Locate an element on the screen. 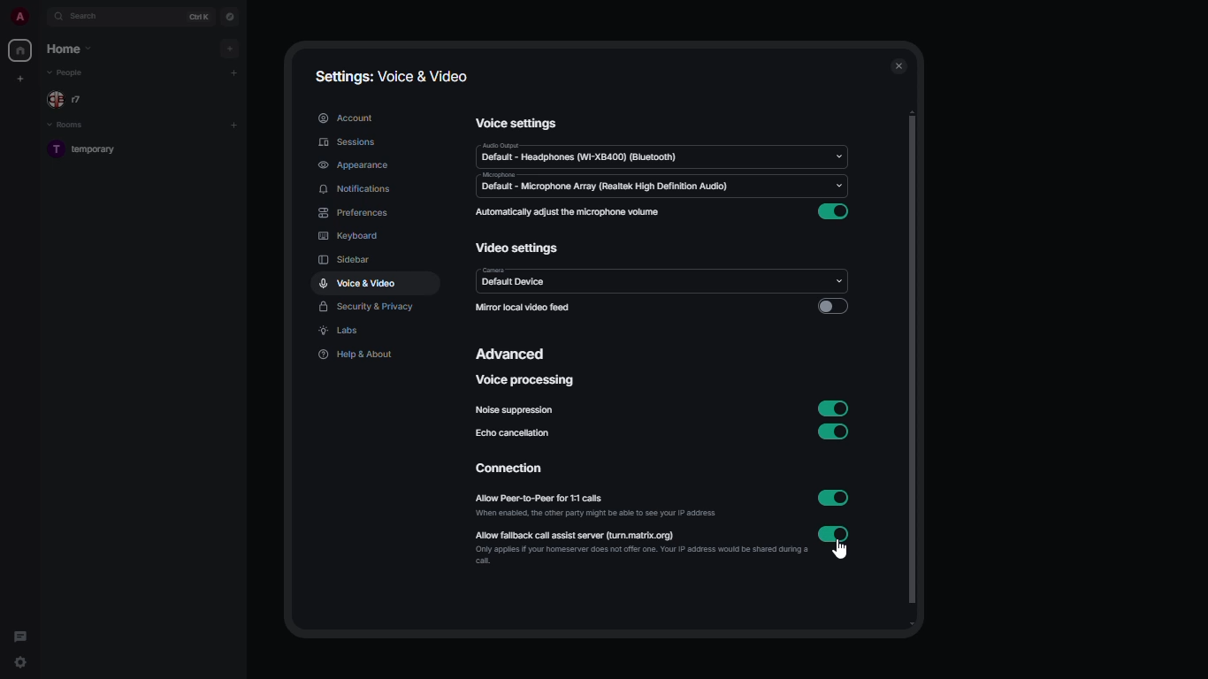 Image resolution: width=1208 pixels, height=679 pixels. people is located at coordinates (73, 73).